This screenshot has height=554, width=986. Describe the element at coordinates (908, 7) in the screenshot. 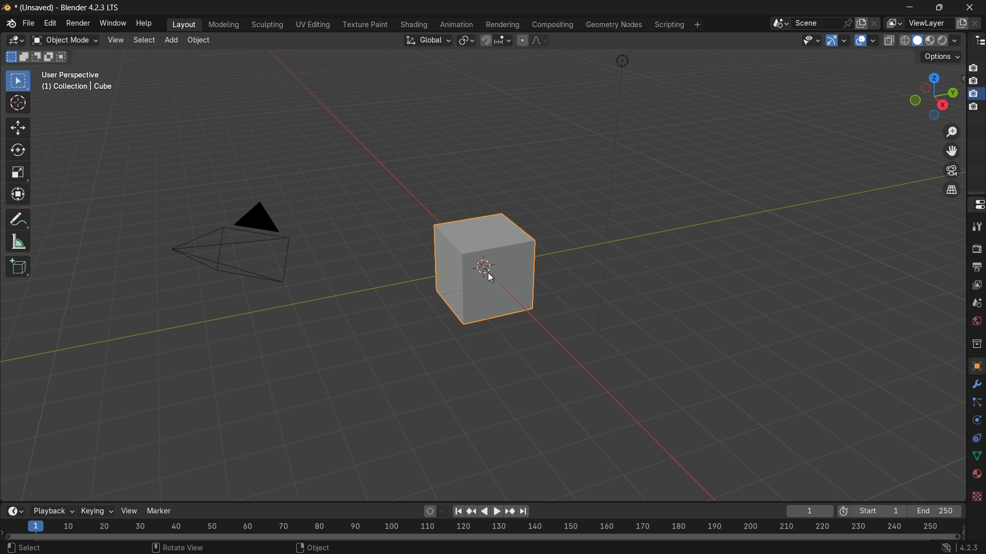

I see `minimize` at that location.